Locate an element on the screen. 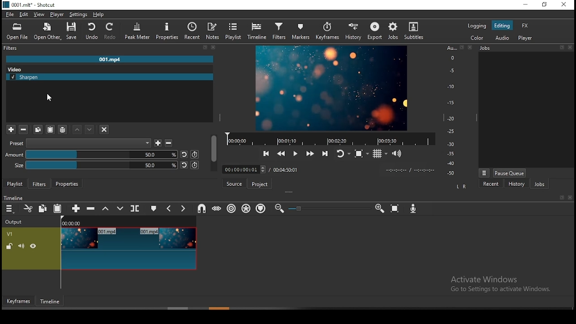 The width and height of the screenshot is (576, 324). L R is located at coordinates (462, 186).